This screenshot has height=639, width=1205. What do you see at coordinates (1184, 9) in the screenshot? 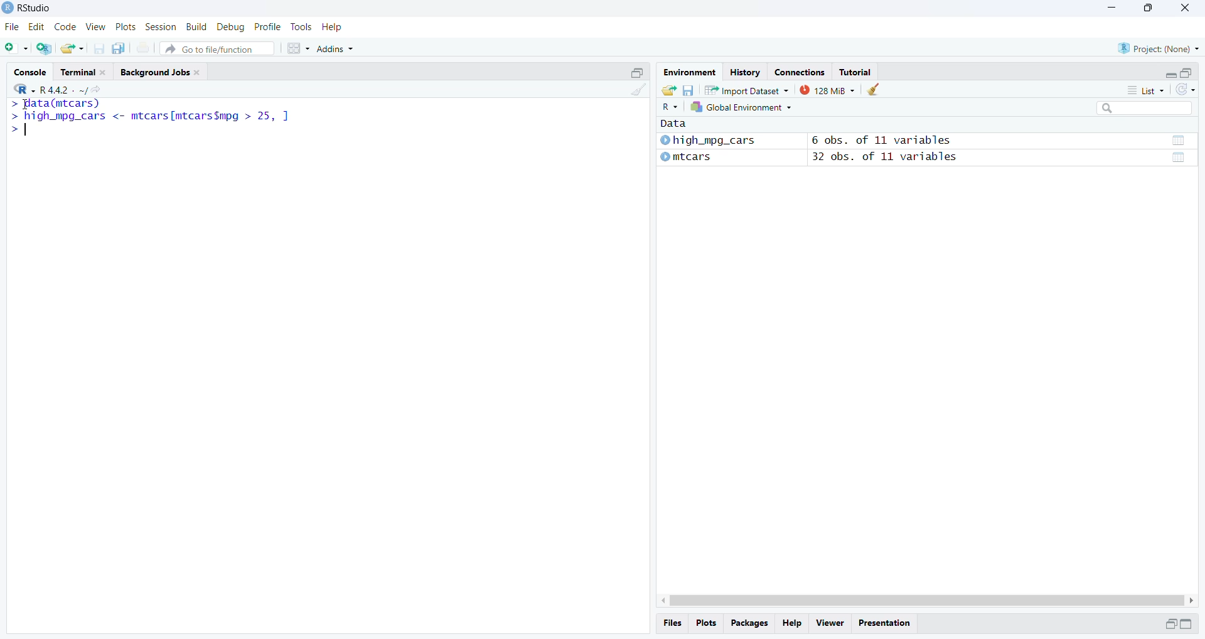
I see `close` at bounding box center [1184, 9].